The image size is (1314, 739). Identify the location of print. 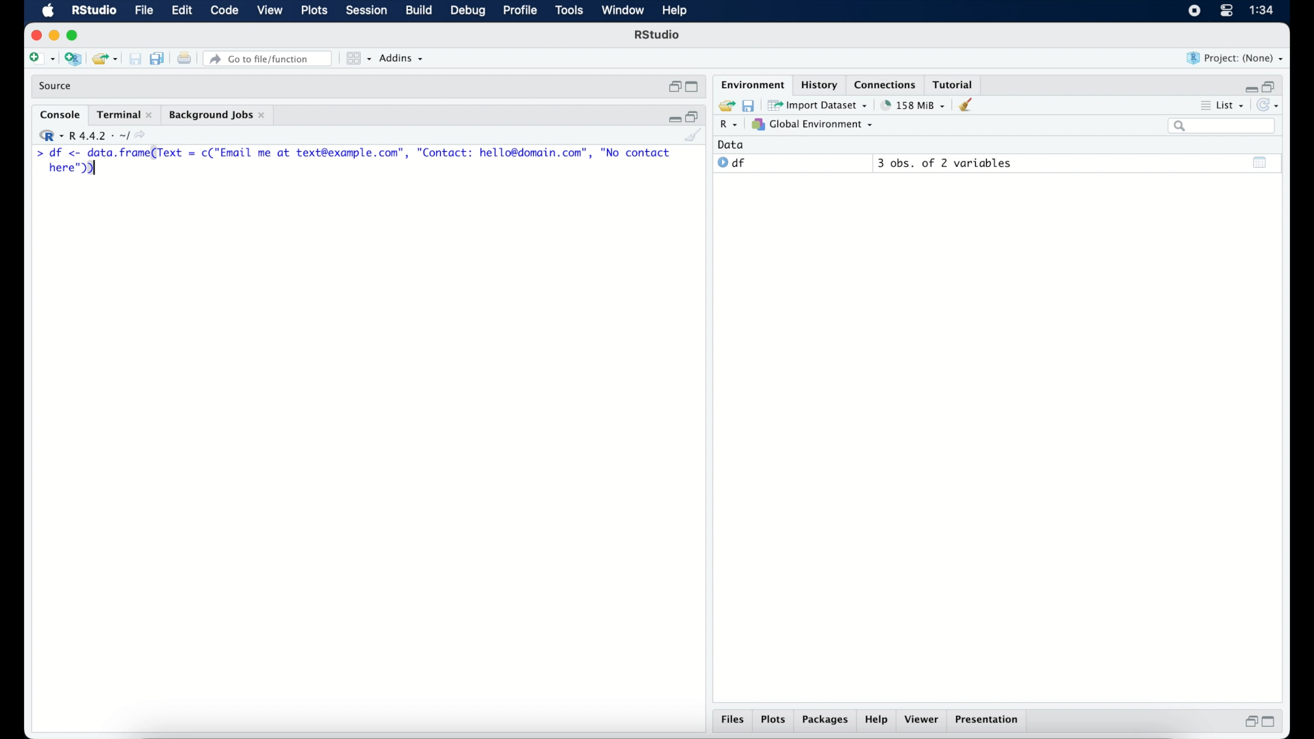
(183, 58).